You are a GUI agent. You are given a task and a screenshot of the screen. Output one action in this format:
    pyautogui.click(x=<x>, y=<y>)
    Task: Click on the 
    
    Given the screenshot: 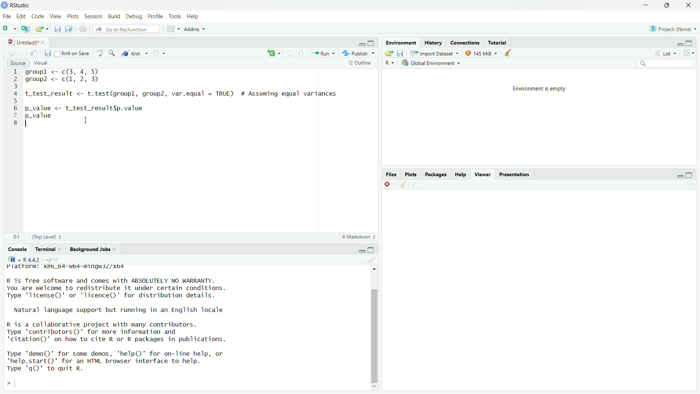 What is the action you would take?
    pyautogui.click(x=390, y=63)
    